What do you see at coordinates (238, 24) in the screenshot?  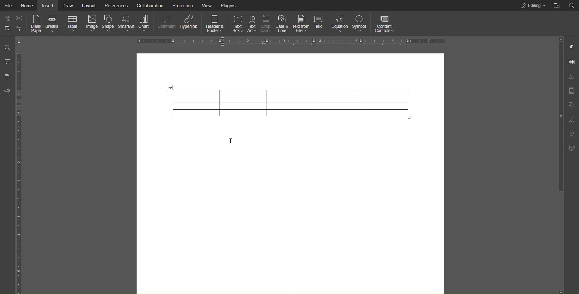 I see `Text Box` at bounding box center [238, 24].